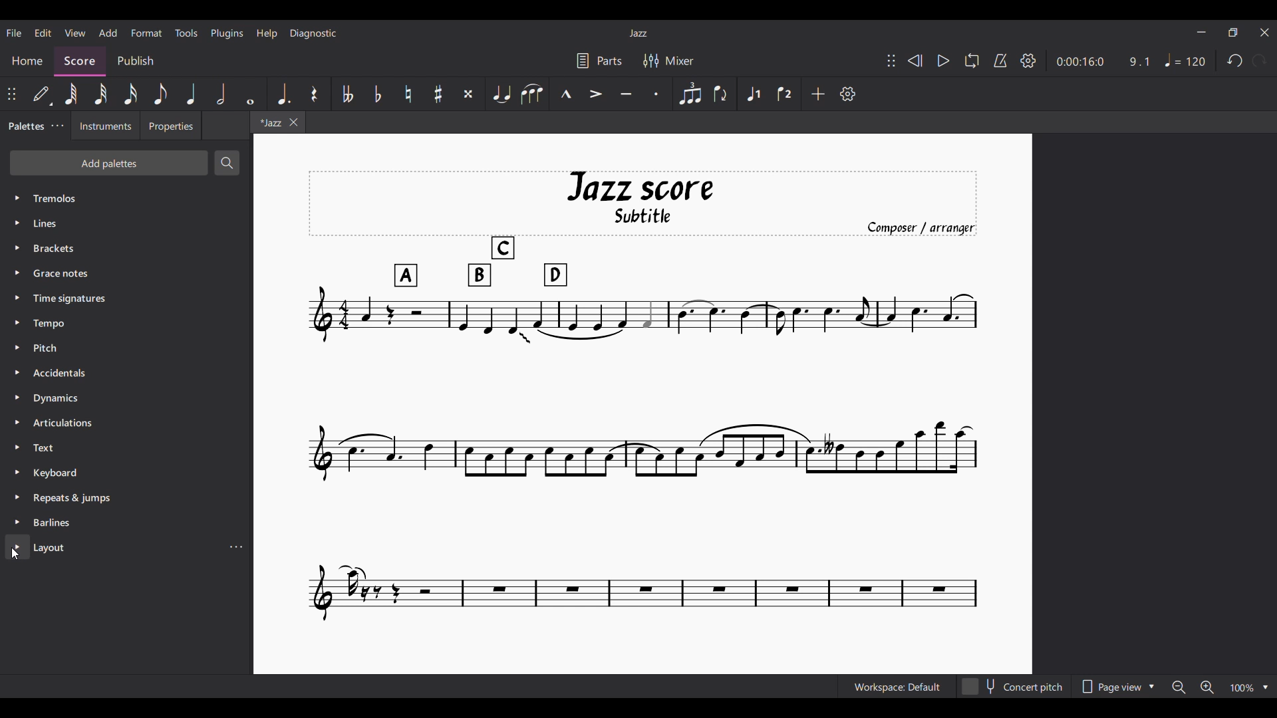 The width and height of the screenshot is (1277, 718). I want to click on Voice 2, so click(784, 94).